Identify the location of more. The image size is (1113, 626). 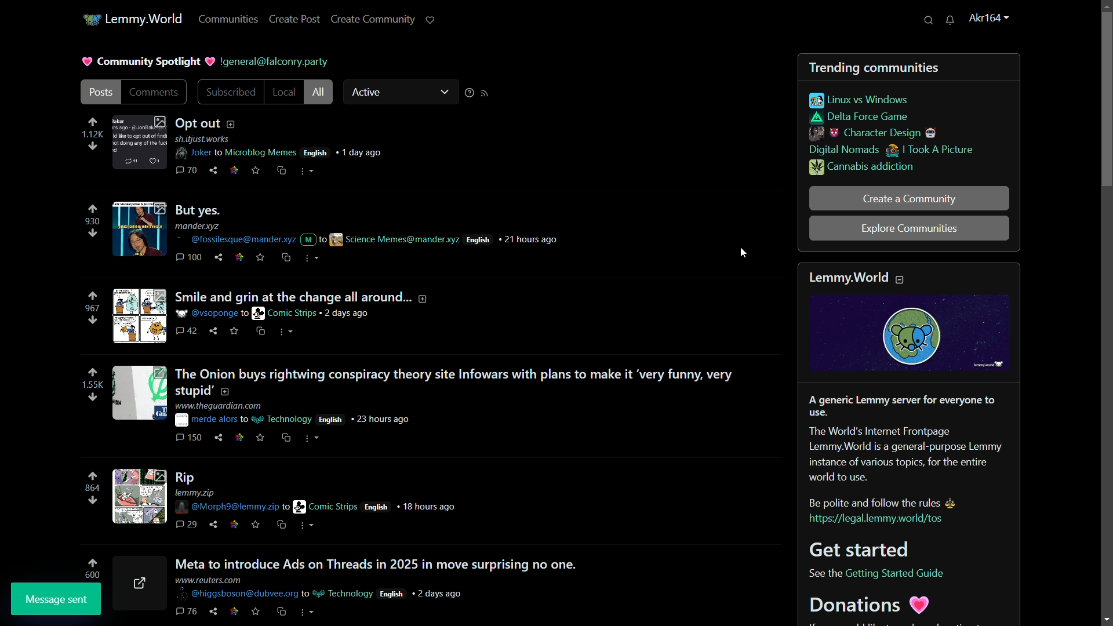
(314, 256).